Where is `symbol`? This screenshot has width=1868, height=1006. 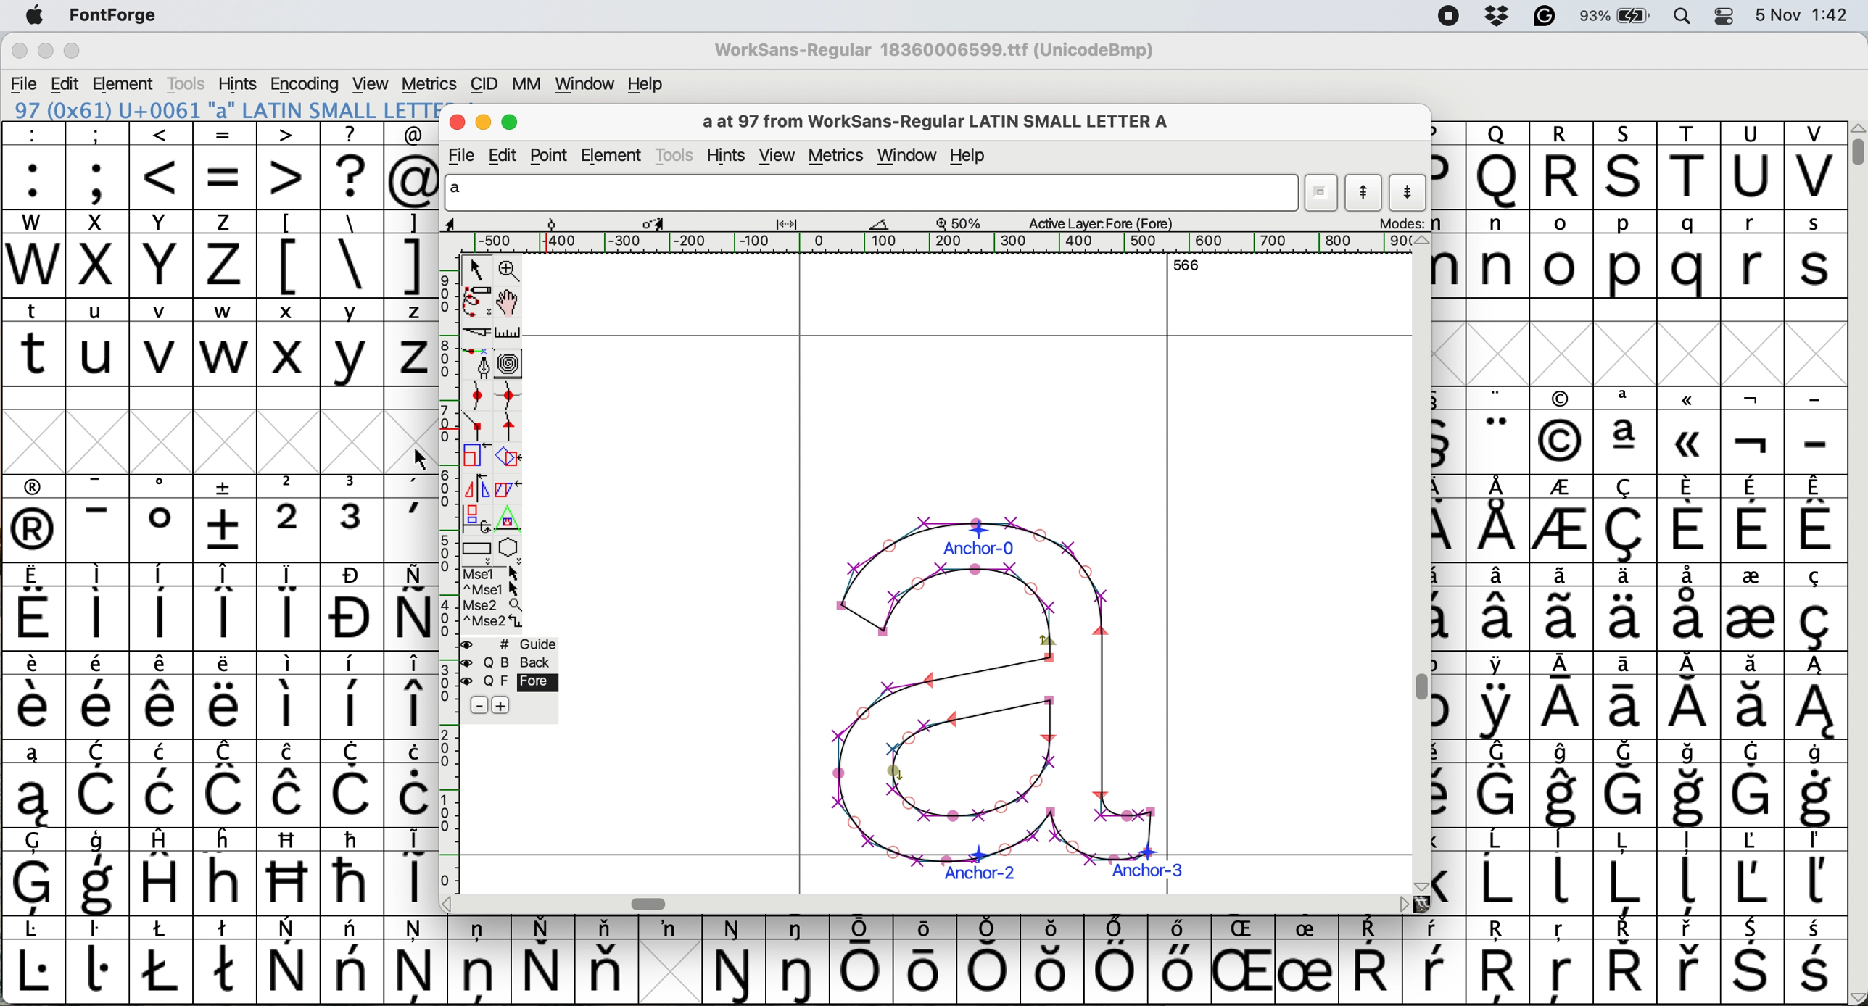
symbol is located at coordinates (992, 959).